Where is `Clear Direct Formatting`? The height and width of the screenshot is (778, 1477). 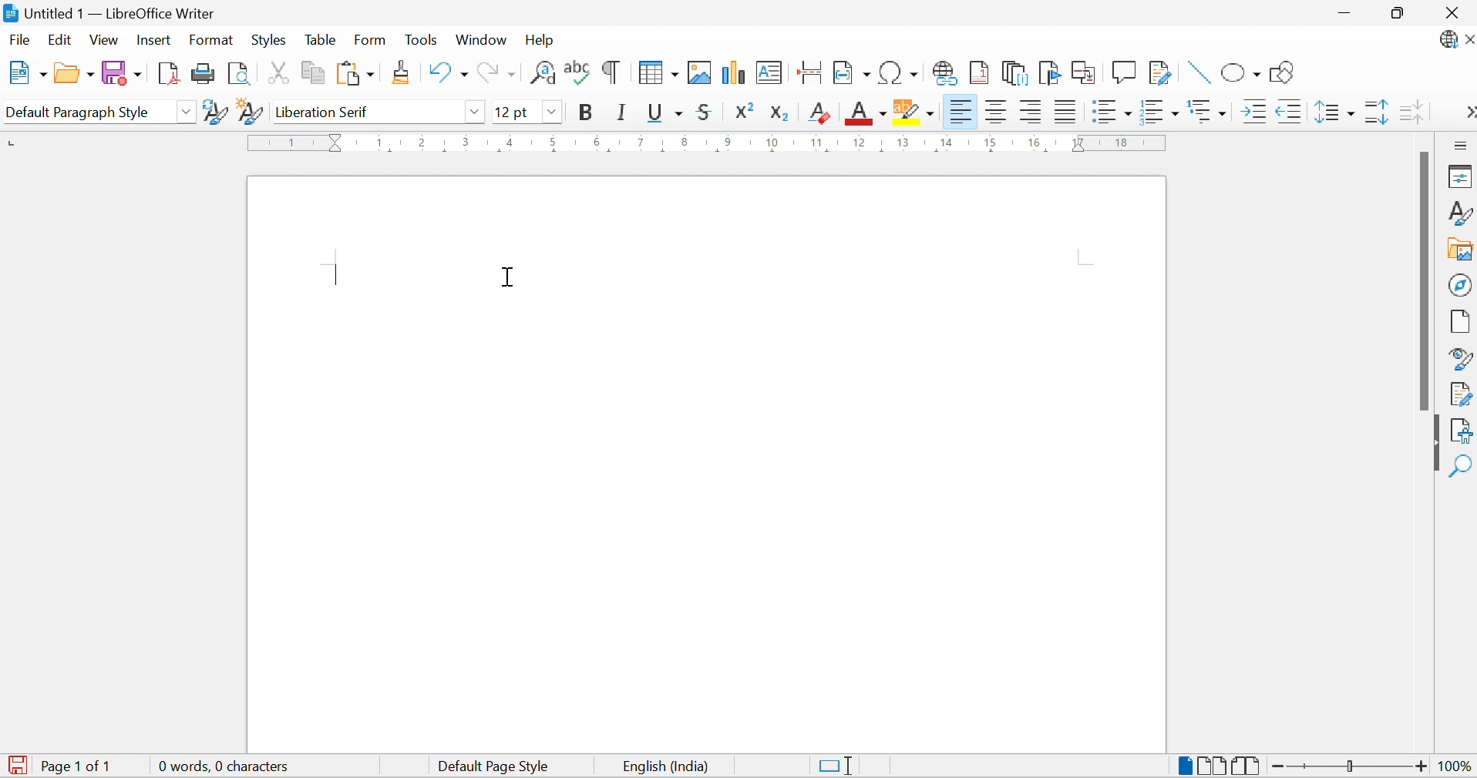
Clear Direct Formatting is located at coordinates (819, 112).